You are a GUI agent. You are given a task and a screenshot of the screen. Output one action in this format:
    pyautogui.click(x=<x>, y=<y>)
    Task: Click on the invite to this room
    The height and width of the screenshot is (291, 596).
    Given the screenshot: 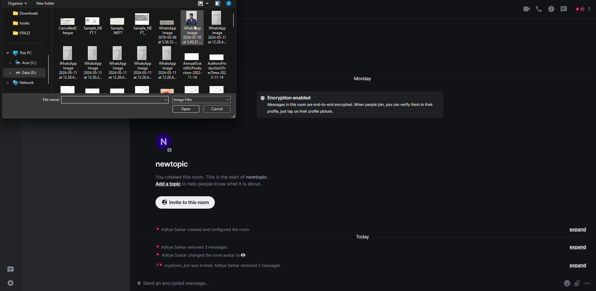 What is the action you would take?
    pyautogui.click(x=184, y=202)
    